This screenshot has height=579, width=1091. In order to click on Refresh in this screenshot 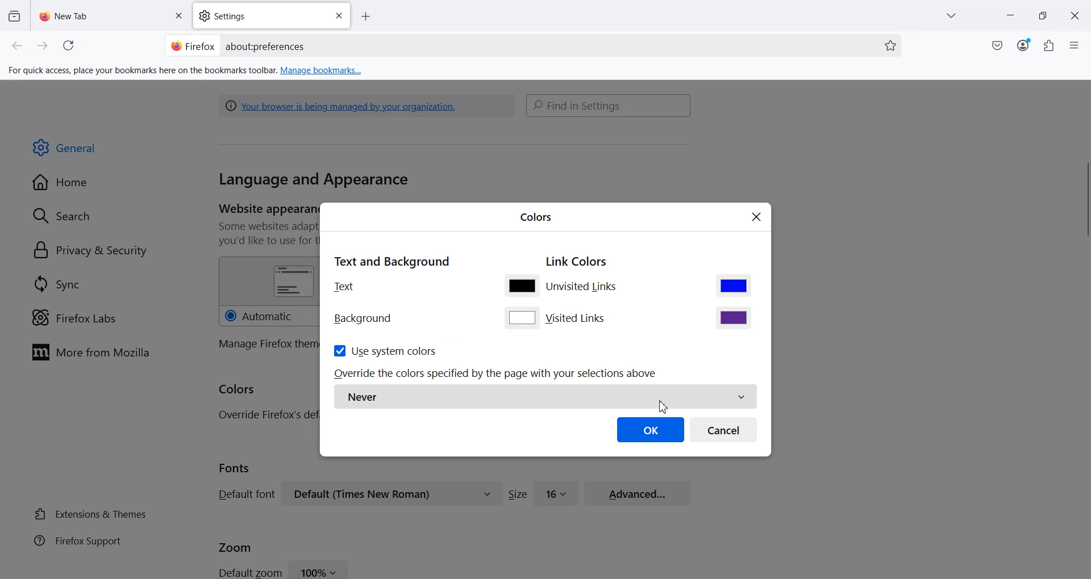, I will do `click(70, 46)`.